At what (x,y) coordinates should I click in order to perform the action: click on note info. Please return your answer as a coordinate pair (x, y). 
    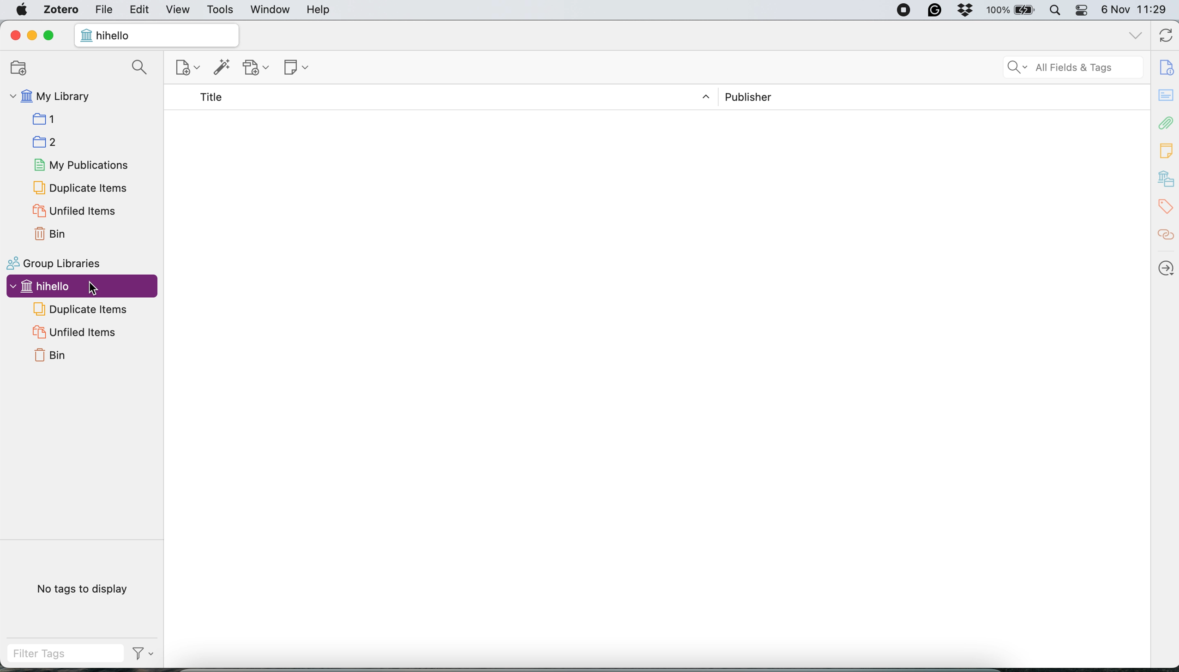
    Looking at the image, I should click on (1165, 64).